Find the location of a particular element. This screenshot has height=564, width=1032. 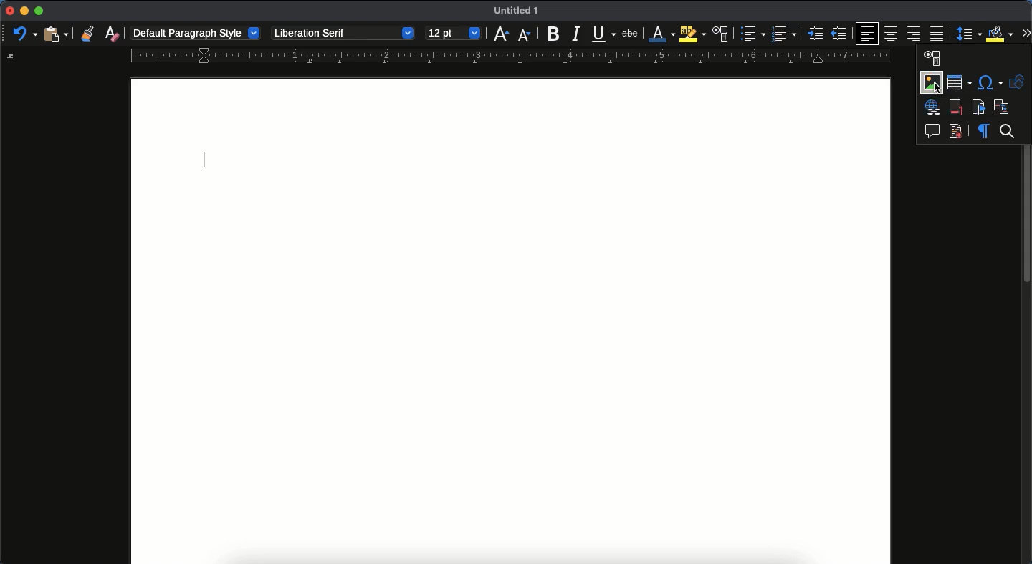

bullet is located at coordinates (751, 34).